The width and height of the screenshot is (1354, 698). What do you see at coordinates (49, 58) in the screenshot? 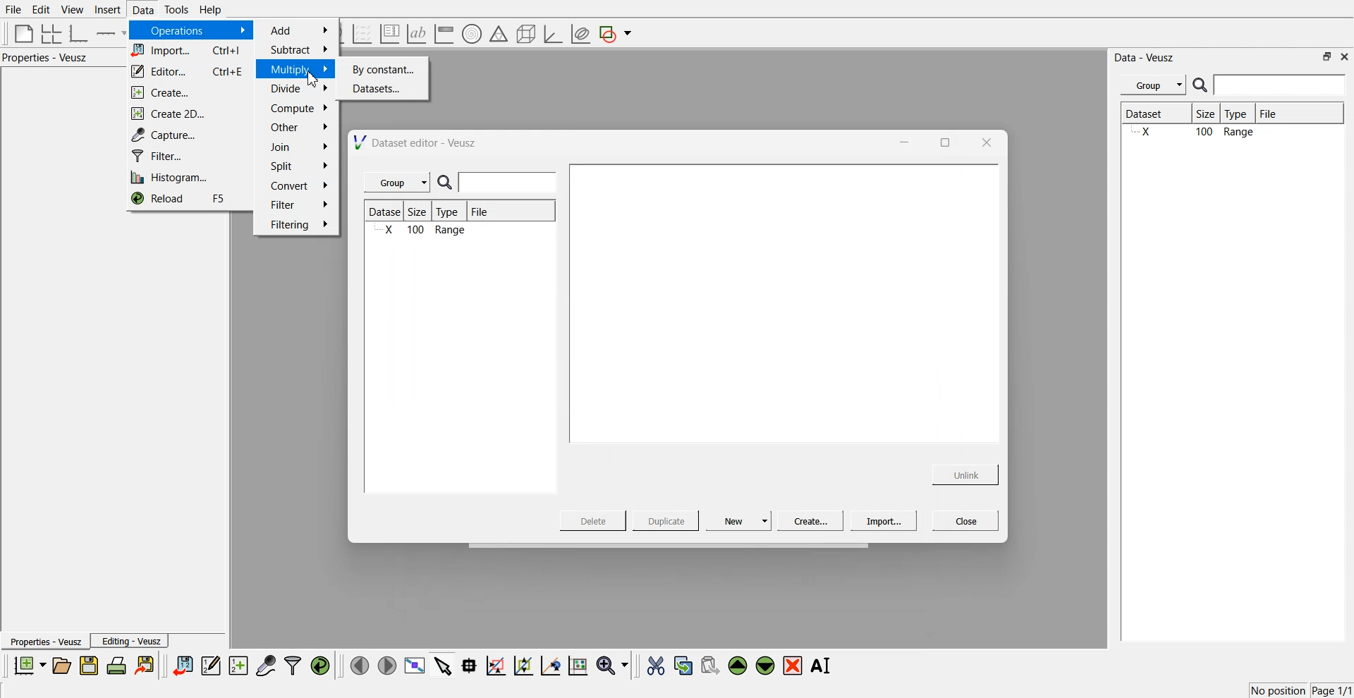
I see `Properties - Veusz` at bounding box center [49, 58].